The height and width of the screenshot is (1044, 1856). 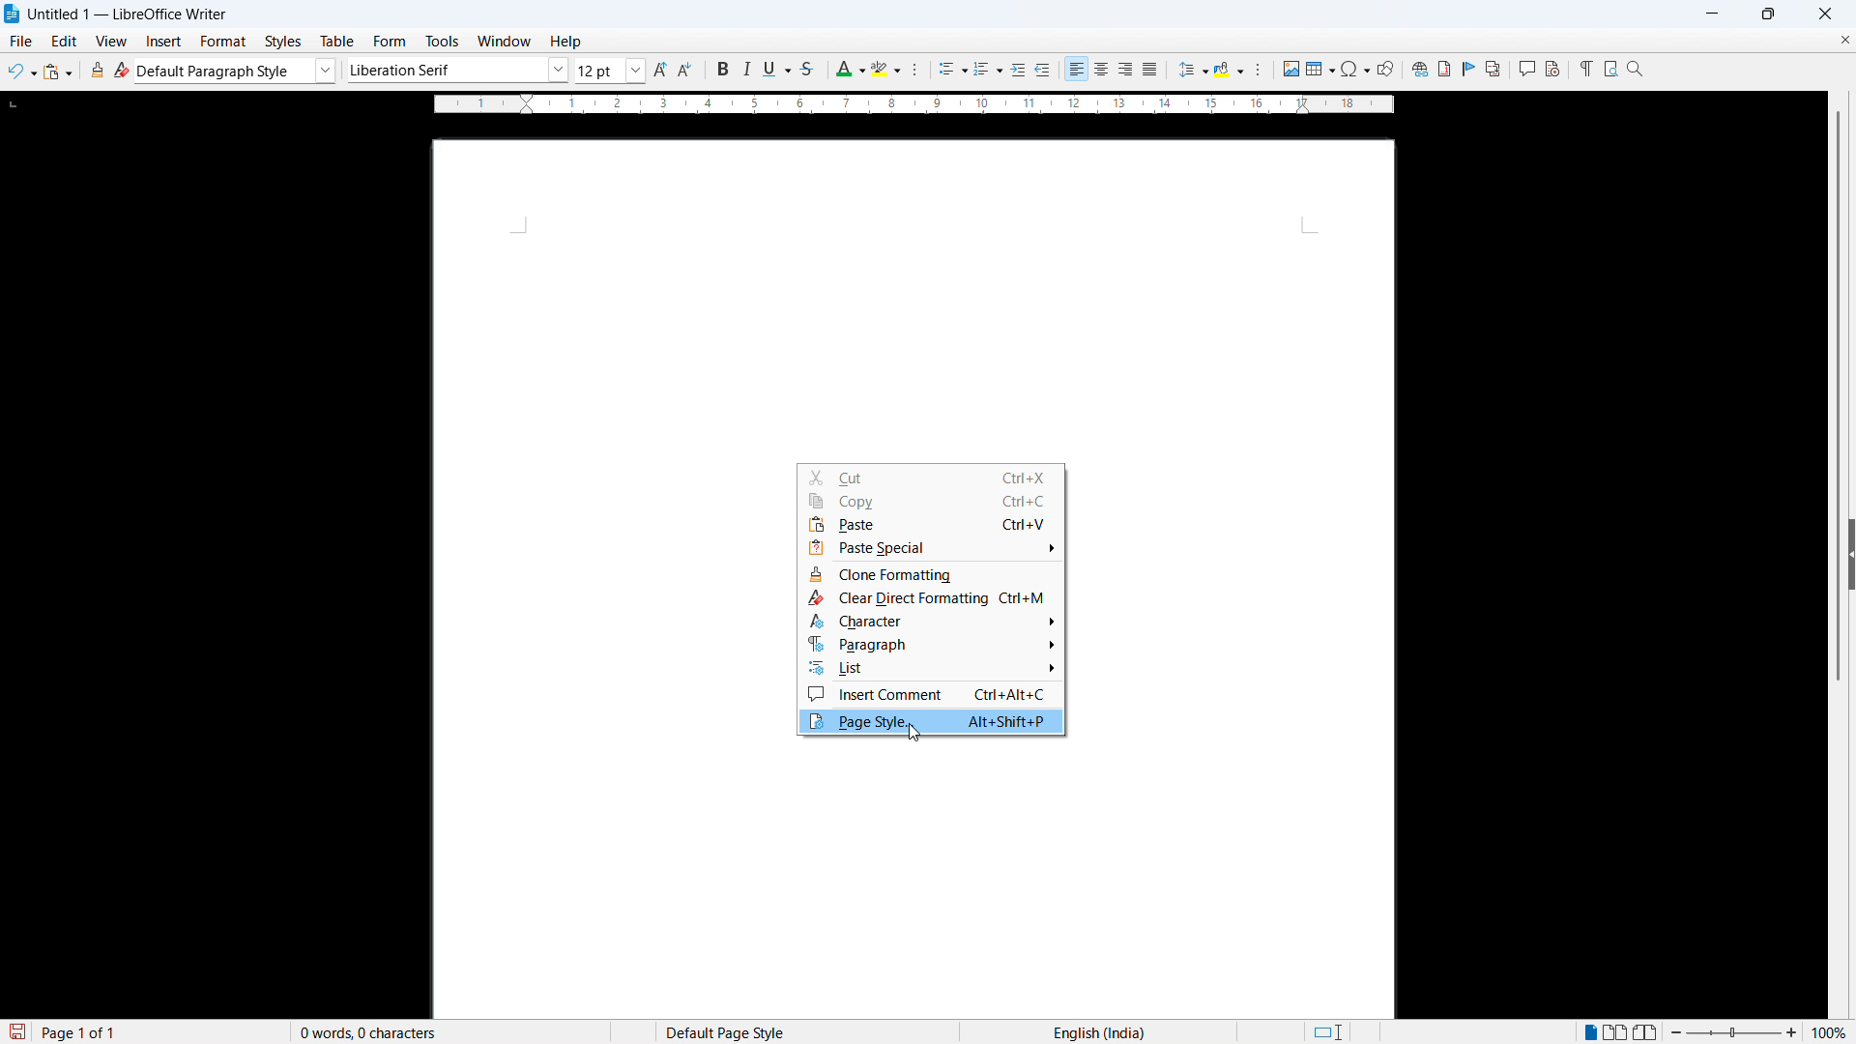 What do you see at coordinates (1326, 1032) in the screenshot?
I see `Standard selection ` at bounding box center [1326, 1032].